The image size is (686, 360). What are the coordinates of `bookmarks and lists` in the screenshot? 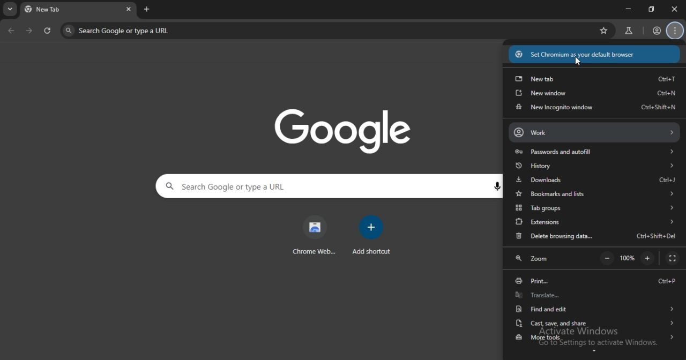 It's located at (593, 193).